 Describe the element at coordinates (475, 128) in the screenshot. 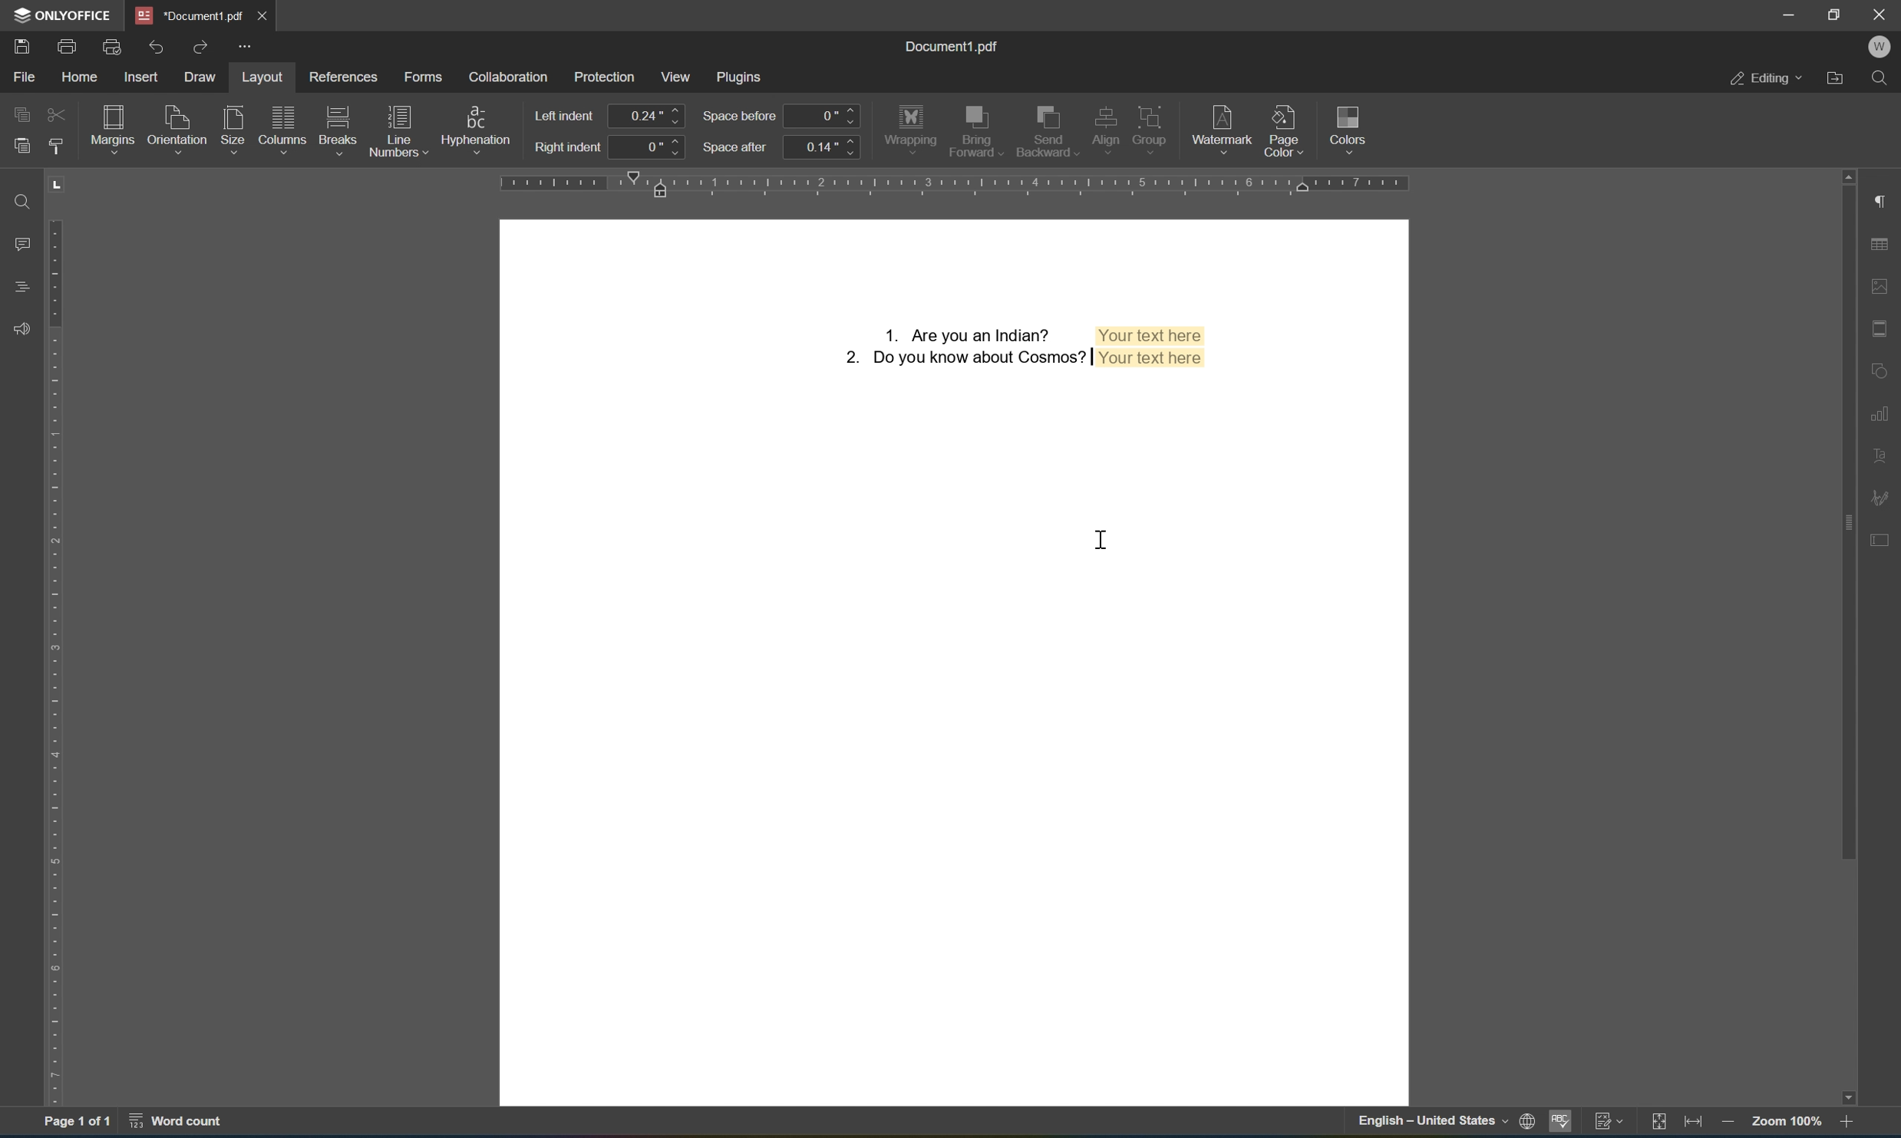

I see `hypernation` at that location.